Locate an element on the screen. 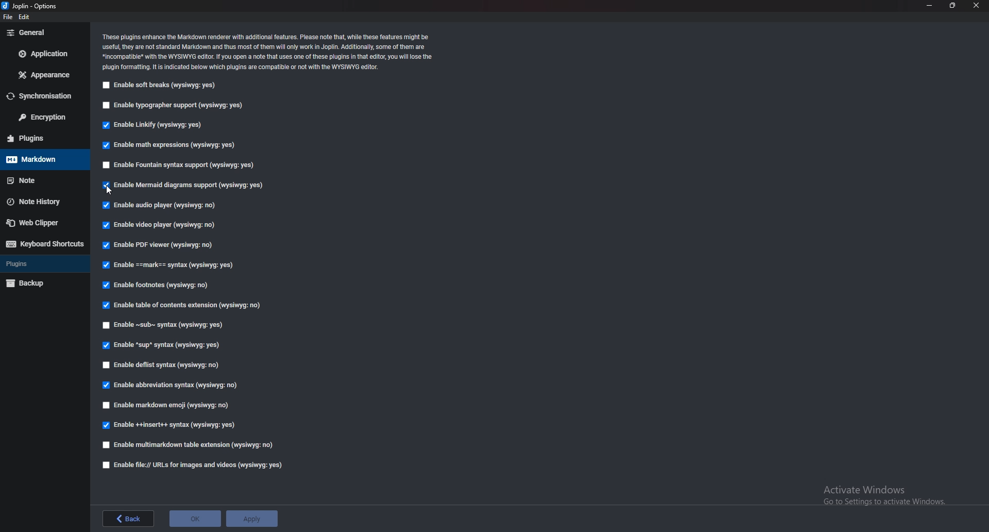 The image size is (989, 532). General is located at coordinates (44, 33).